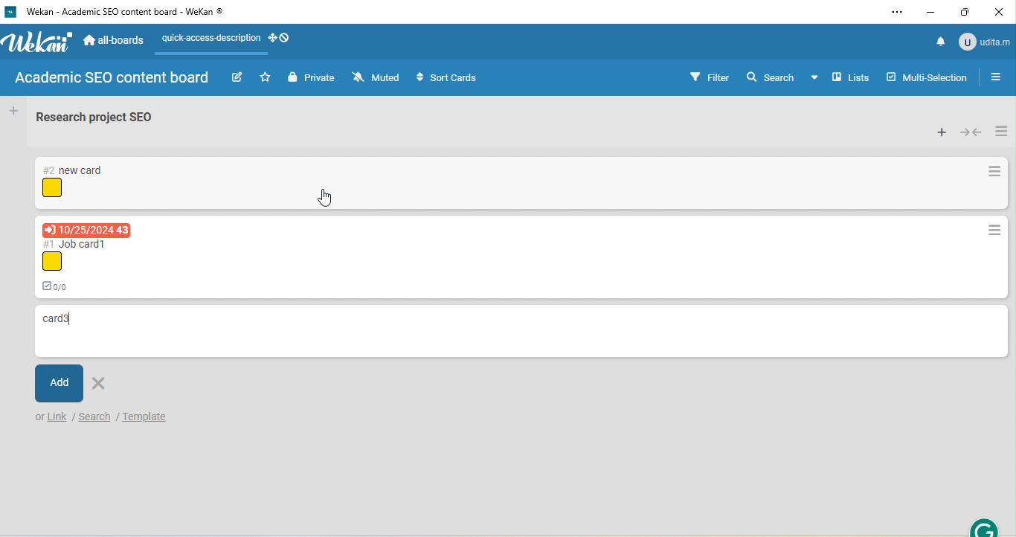 The width and height of the screenshot is (1016, 537). Describe the element at coordinates (937, 41) in the screenshot. I see `notifications` at that location.